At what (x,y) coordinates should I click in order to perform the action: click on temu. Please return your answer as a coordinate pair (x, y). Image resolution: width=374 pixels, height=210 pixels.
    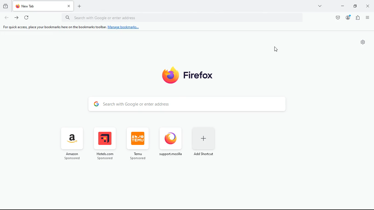
    Looking at the image, I should click on (137, 144).